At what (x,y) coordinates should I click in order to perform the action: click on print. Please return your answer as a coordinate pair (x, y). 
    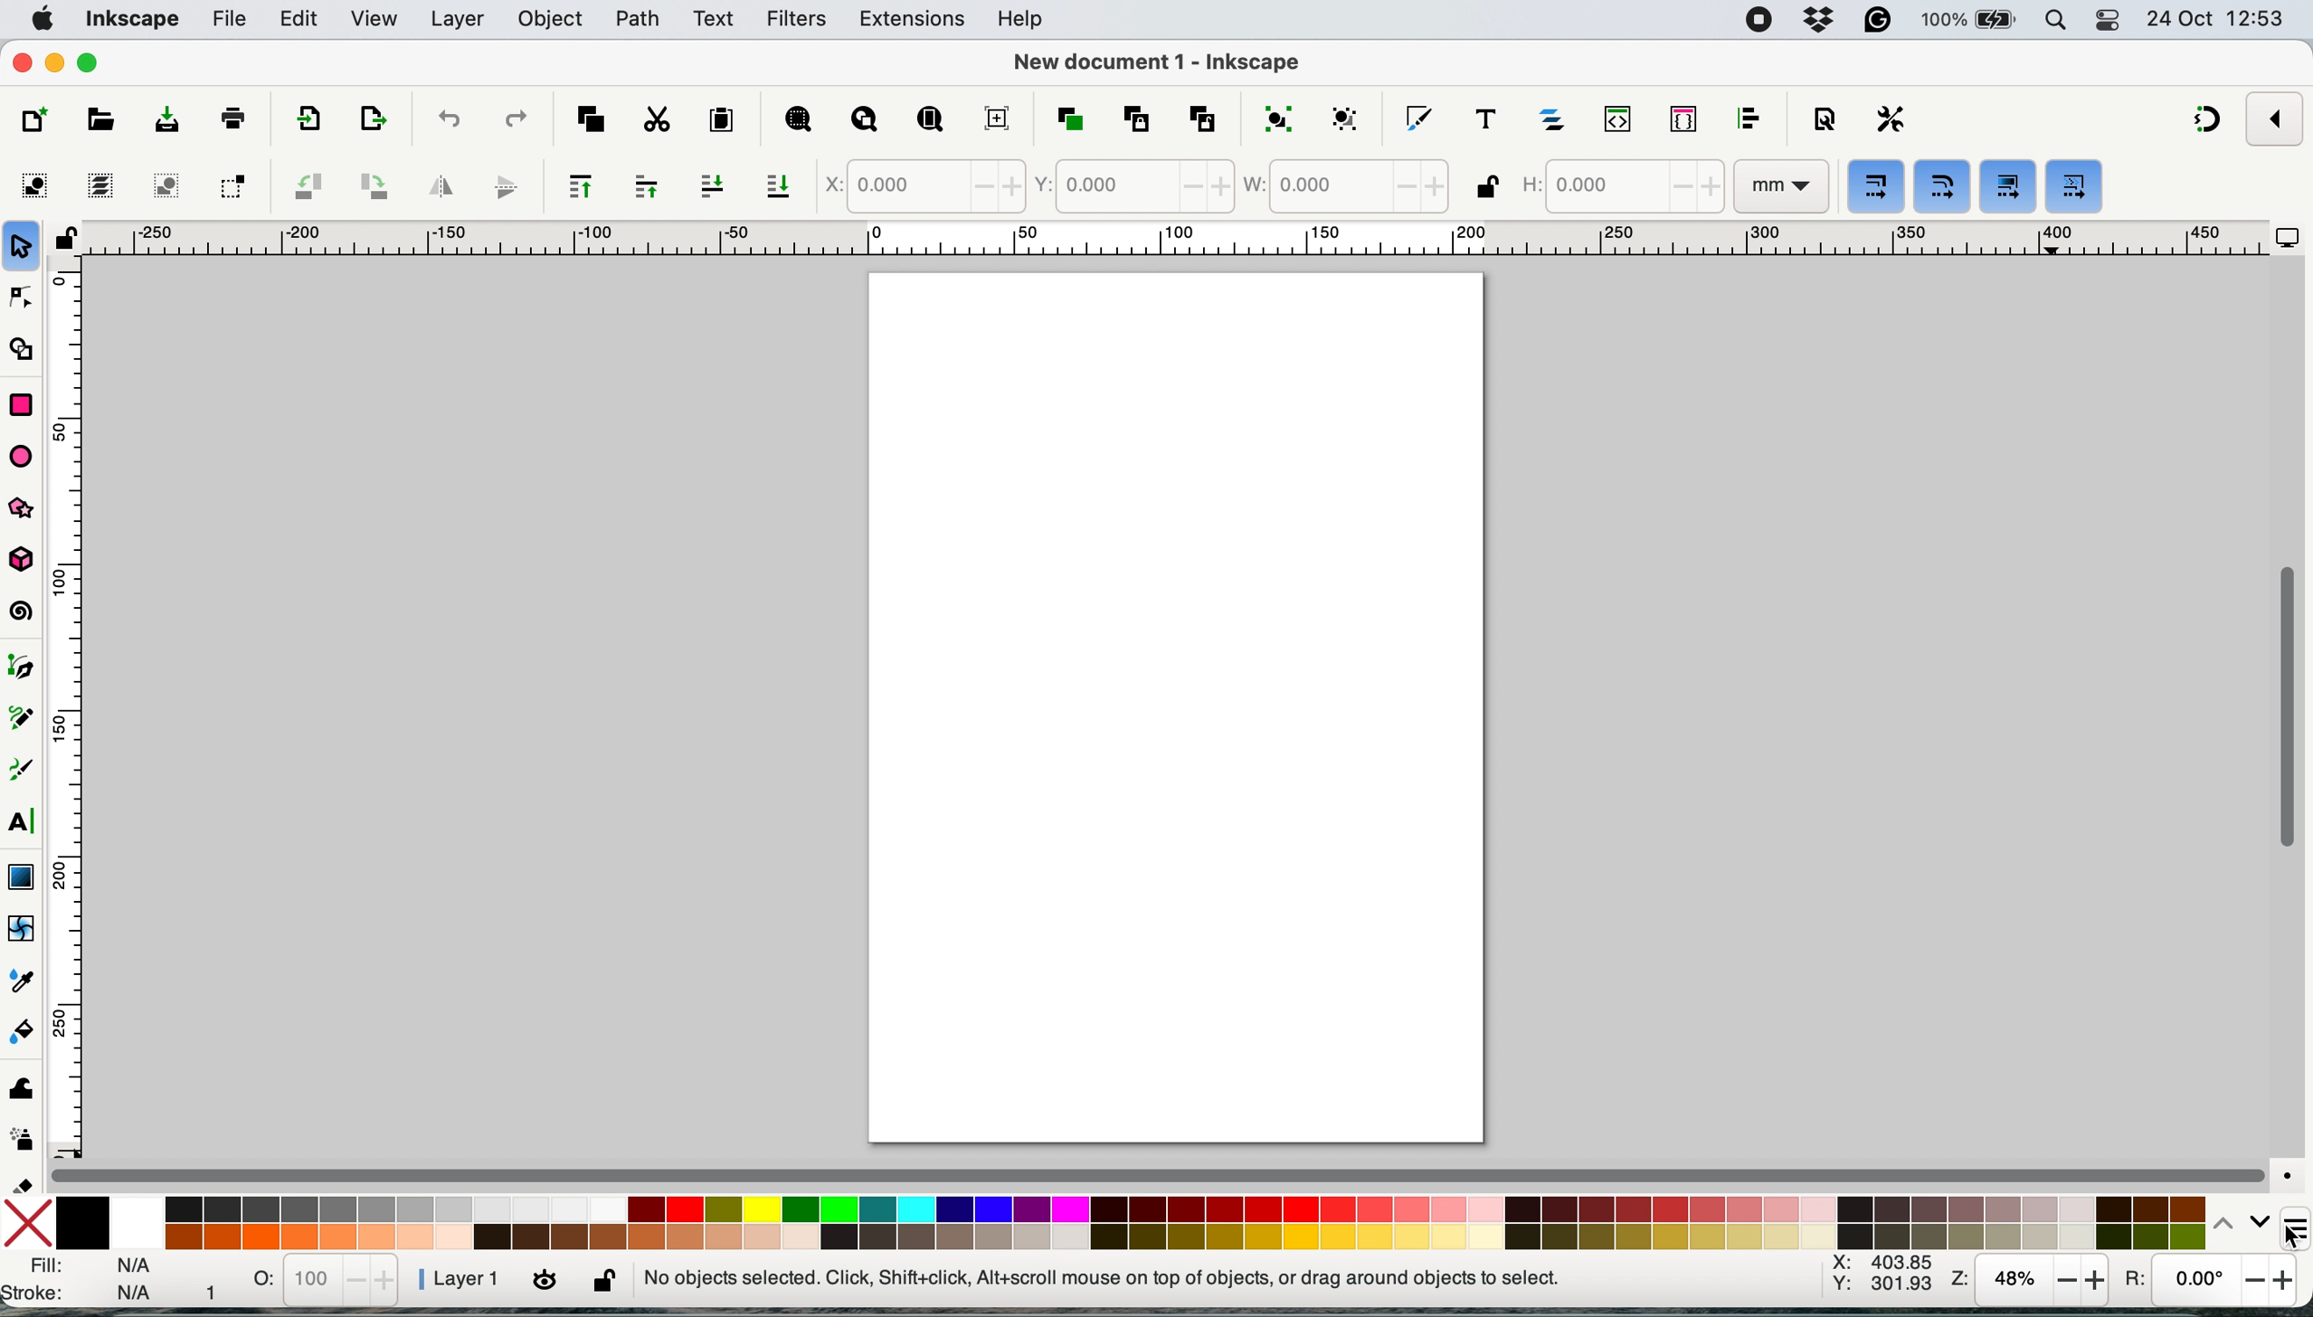
    Looking at the image, I should click on (233, 118).